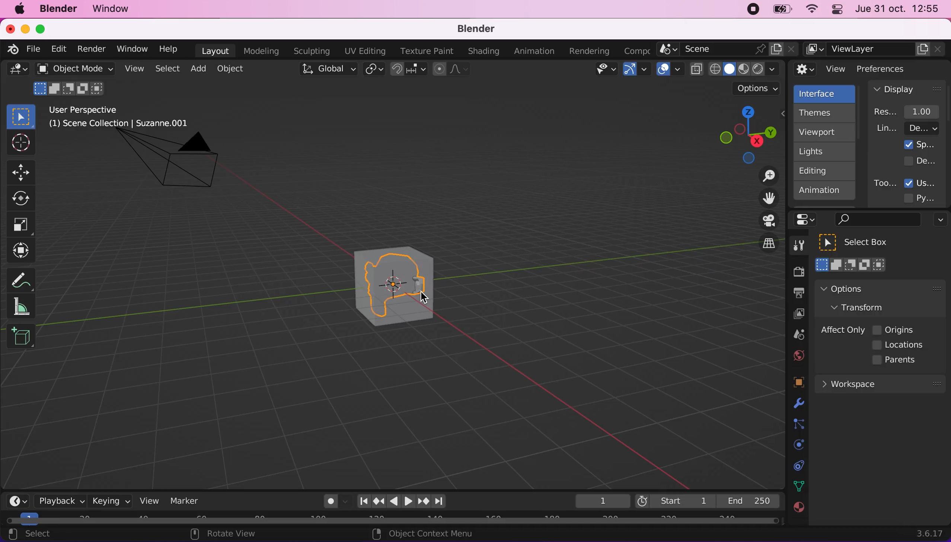 The image size is (951, 542). Describe the element at coordinates (797, 466) in the screenshot. I see `collection` at that location.